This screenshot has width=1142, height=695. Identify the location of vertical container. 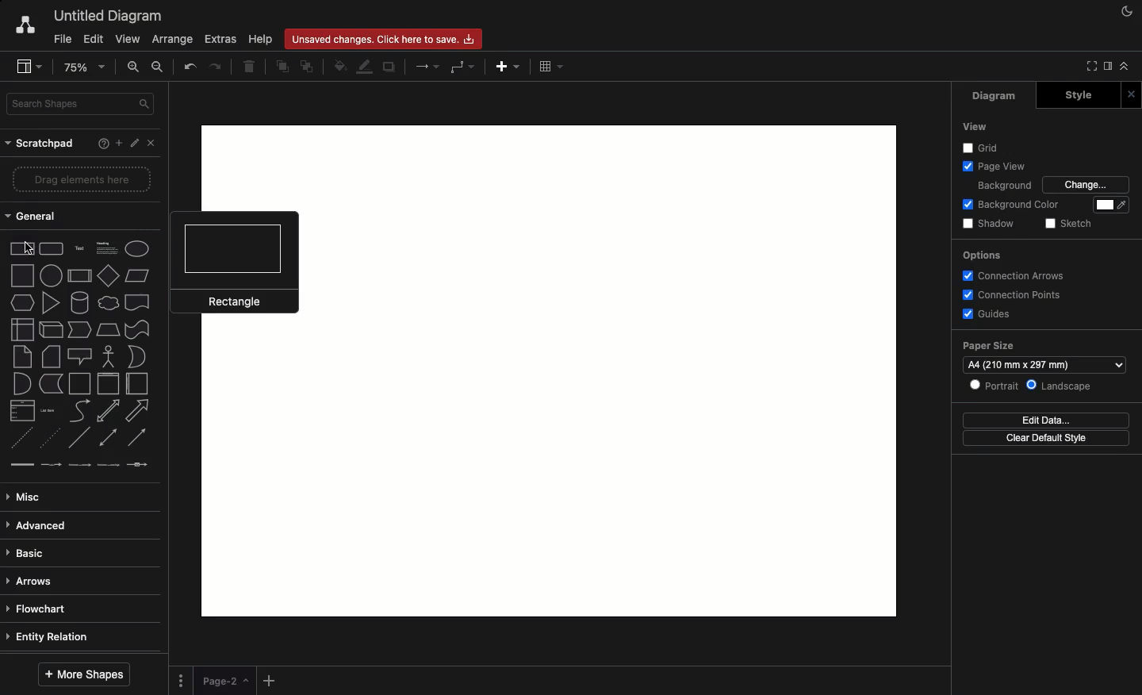
(107, 385).